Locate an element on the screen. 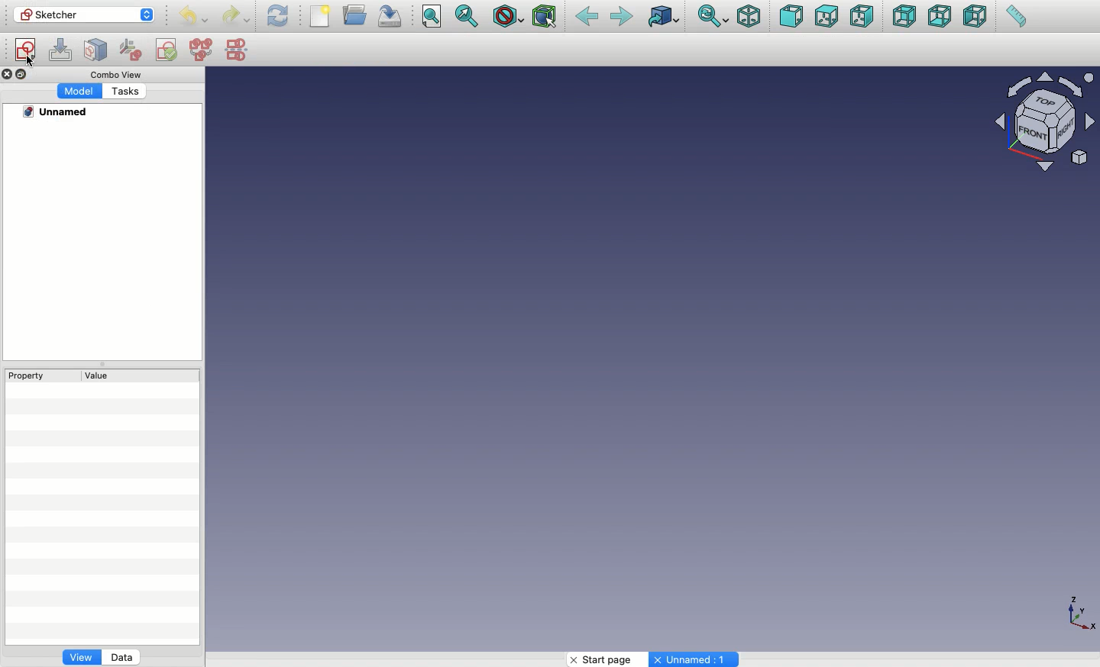 The width and height of the screenshot is (1100, 667). Draw style is located at coordinates (508, 16).